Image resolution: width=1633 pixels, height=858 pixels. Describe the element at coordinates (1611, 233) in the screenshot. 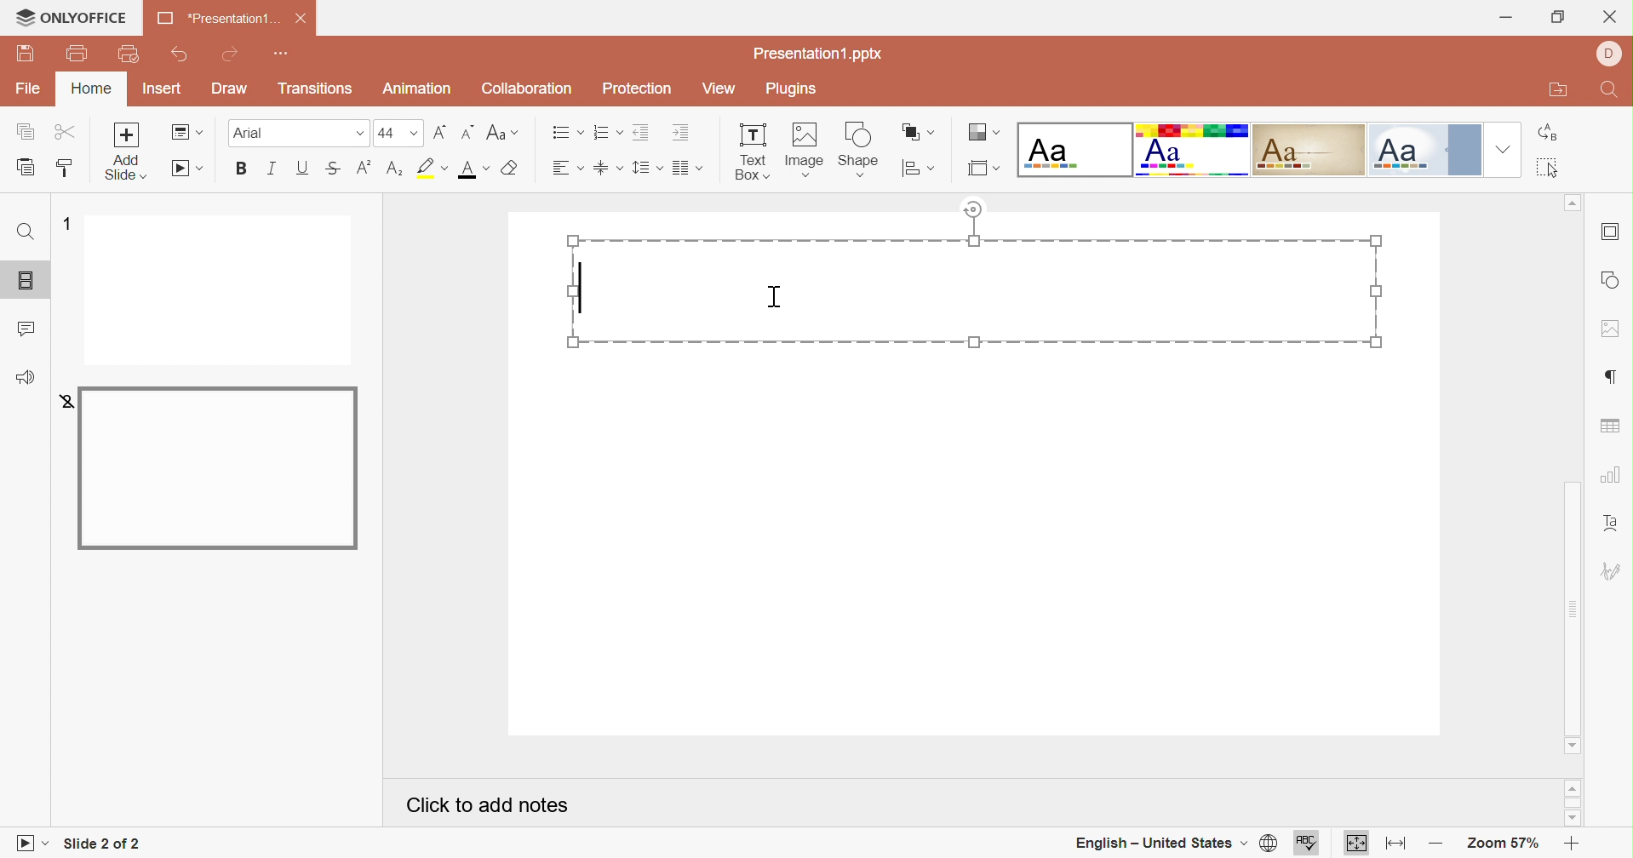

I see `Slide settings` at that location.